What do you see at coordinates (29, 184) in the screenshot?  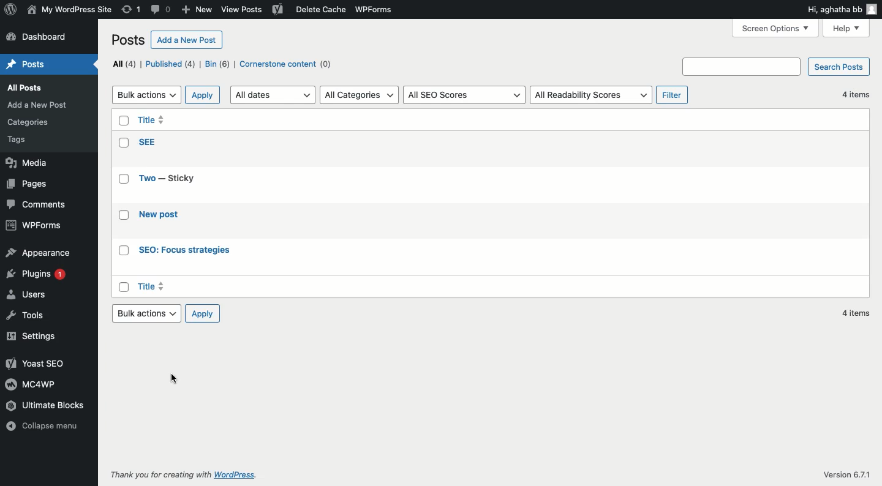 I see `Pages` at bounding box center [29, 184].